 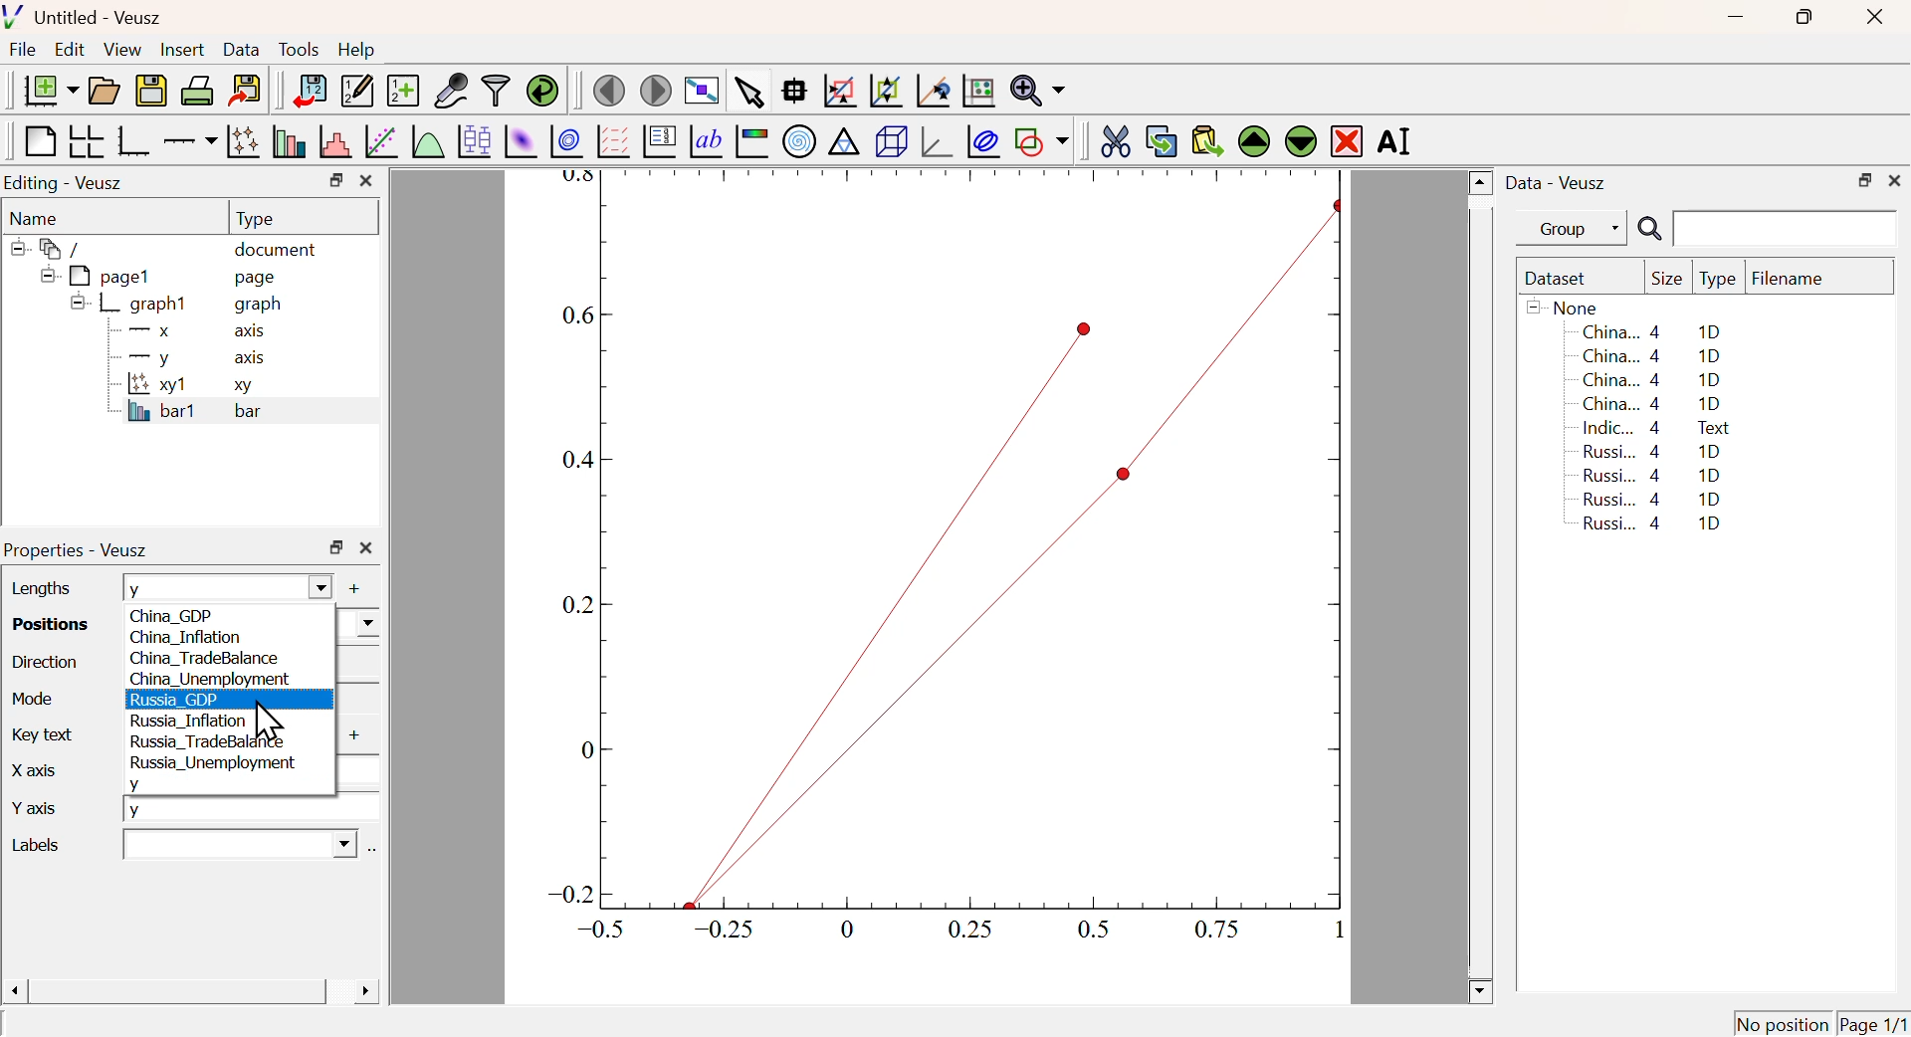 I want to click on Move Down, so click(x=1300, y=140).